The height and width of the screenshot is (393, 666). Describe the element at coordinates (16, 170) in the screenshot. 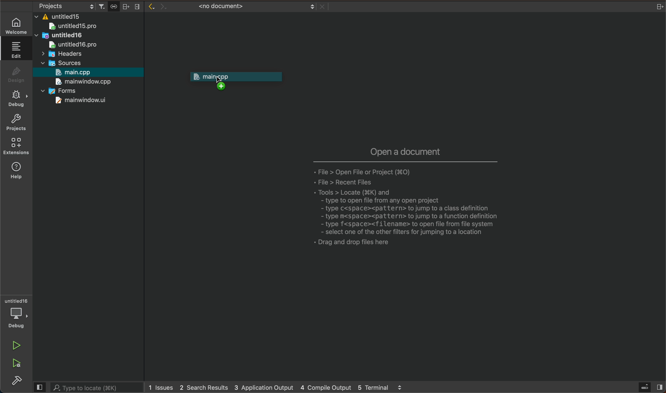

I see `help` at that location.